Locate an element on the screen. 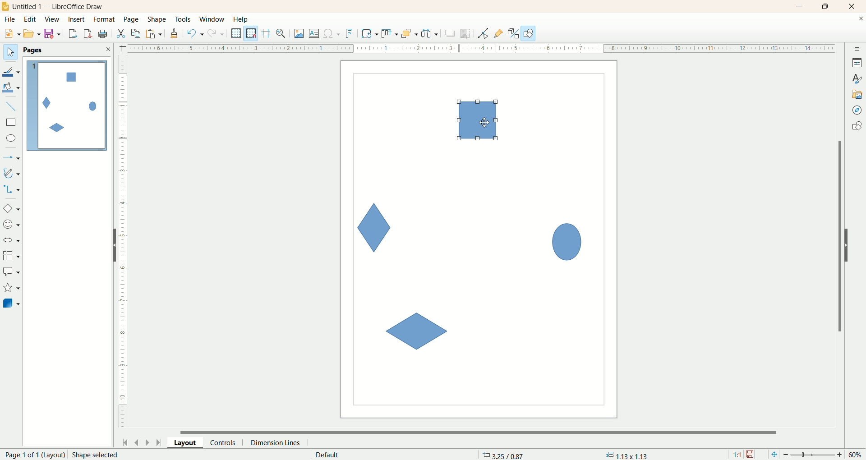 The height and width of the screenshot is (460, 866). edit is located at coordinates (30, 20).